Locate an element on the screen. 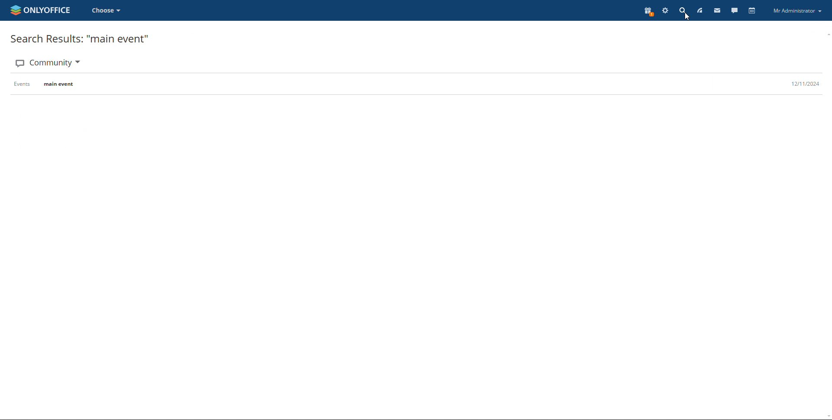  my administrator is located at coordinates (796, 11).